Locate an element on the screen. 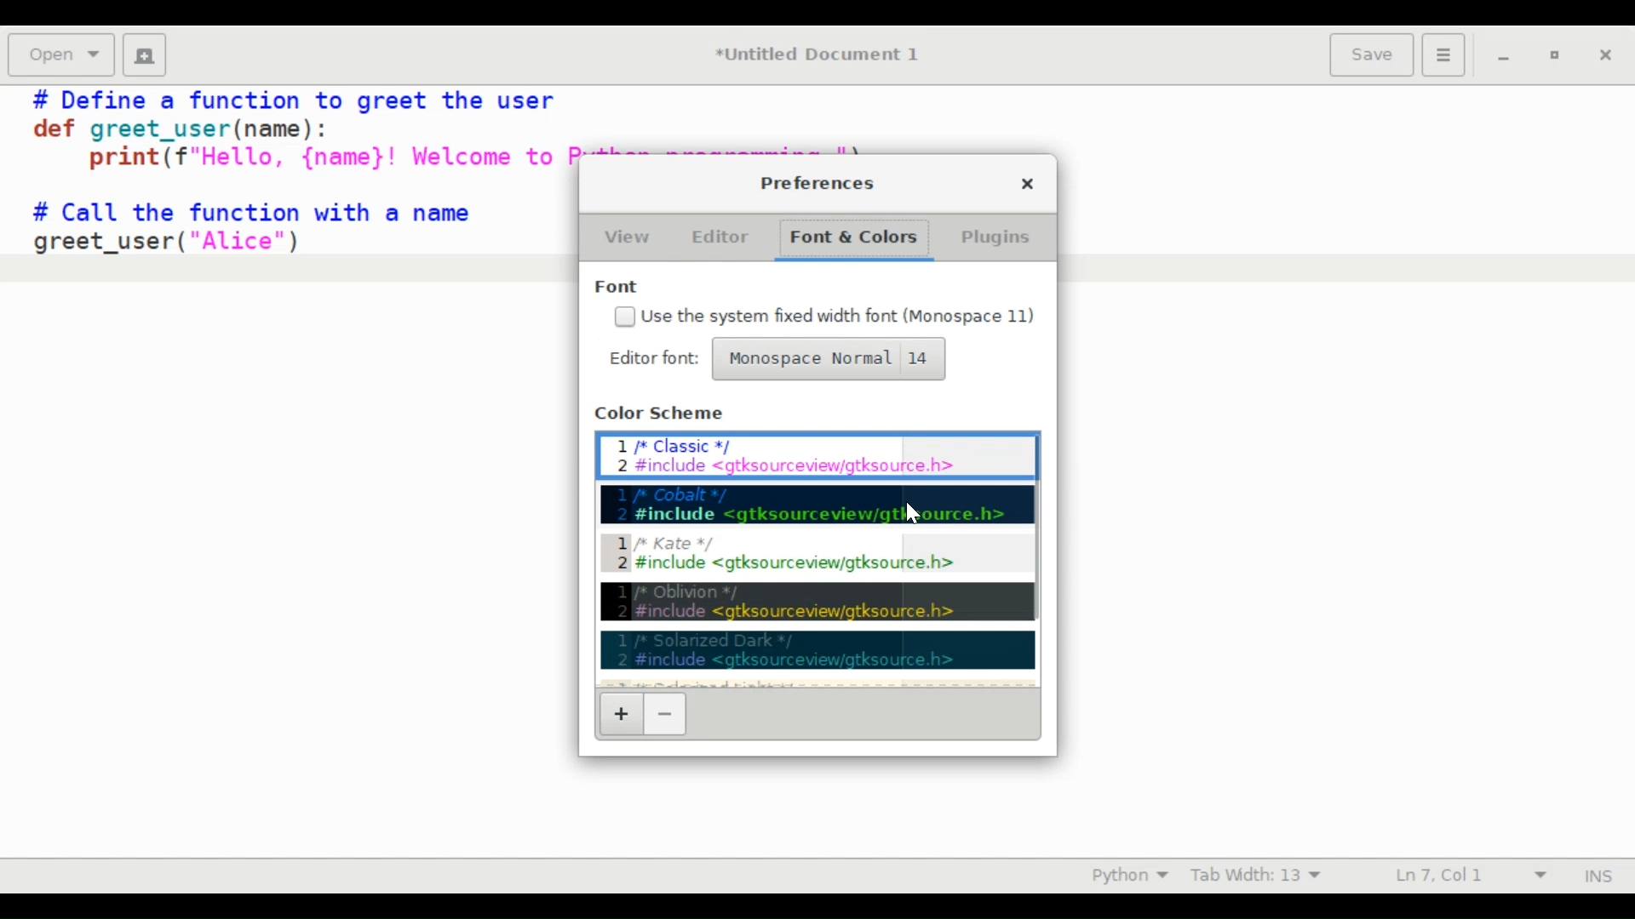 Image resolution: width=1635 pixels, height=919 pixels. Cobalt is located at coordinates (819, 505).